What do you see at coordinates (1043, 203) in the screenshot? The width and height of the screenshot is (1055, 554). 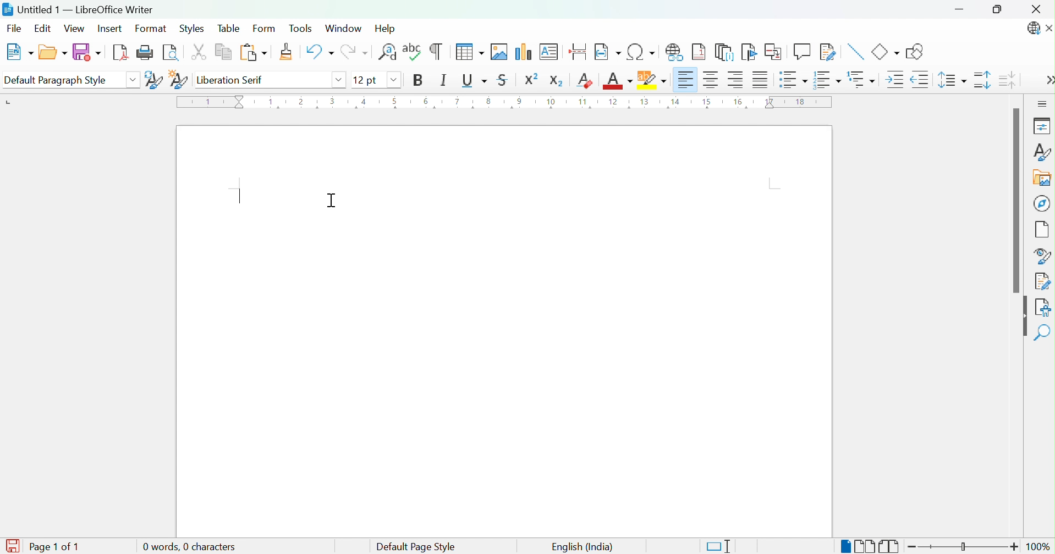 I see `Navigator` at bounding box center [1043, 203].